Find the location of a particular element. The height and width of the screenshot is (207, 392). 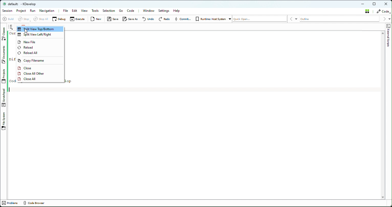

Help is located at coordinates (178, 10).